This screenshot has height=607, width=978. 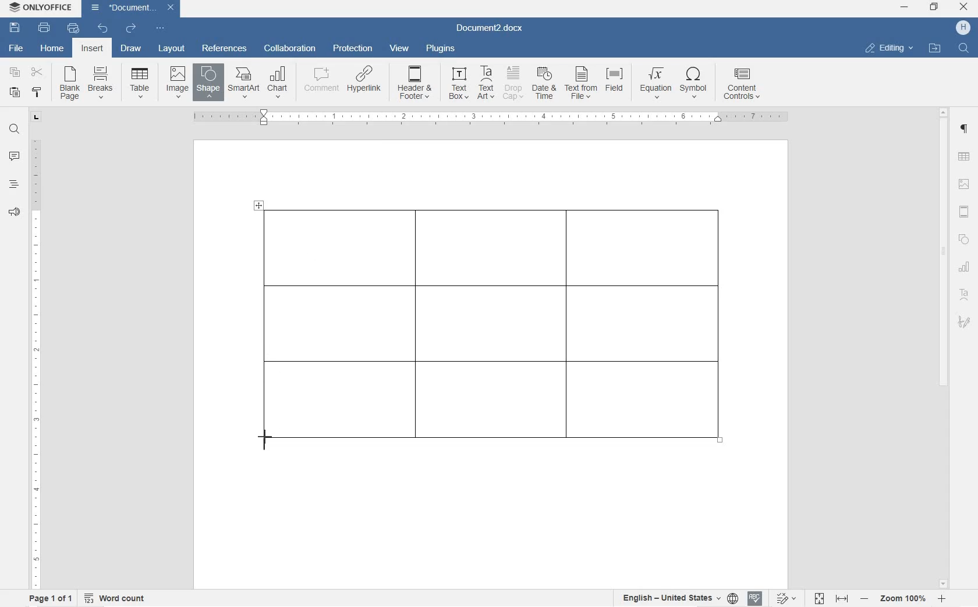 What do you see at coordinates (68, 84) in the screenshot?
I see `blank page` at bounding box center [68, 84].